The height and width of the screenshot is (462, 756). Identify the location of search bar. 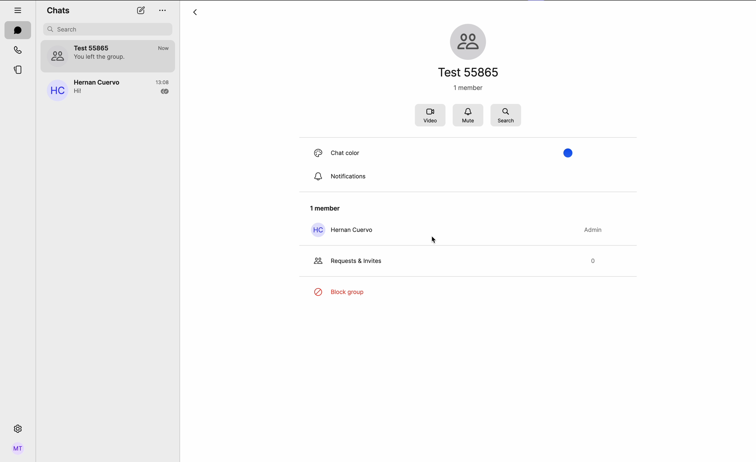
(109, 29).